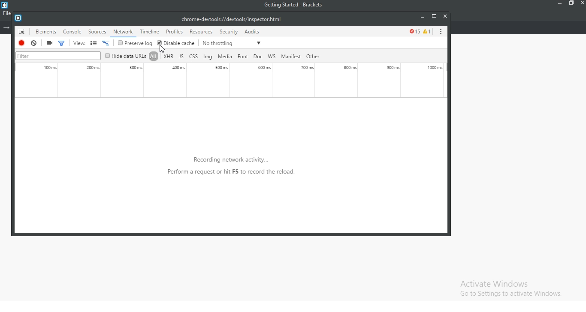 This screenshot has width=586, height=312. What do you see at coordinates (160, 42) in the screenshot?
I see `ticked` at bounding box center [160, 42].